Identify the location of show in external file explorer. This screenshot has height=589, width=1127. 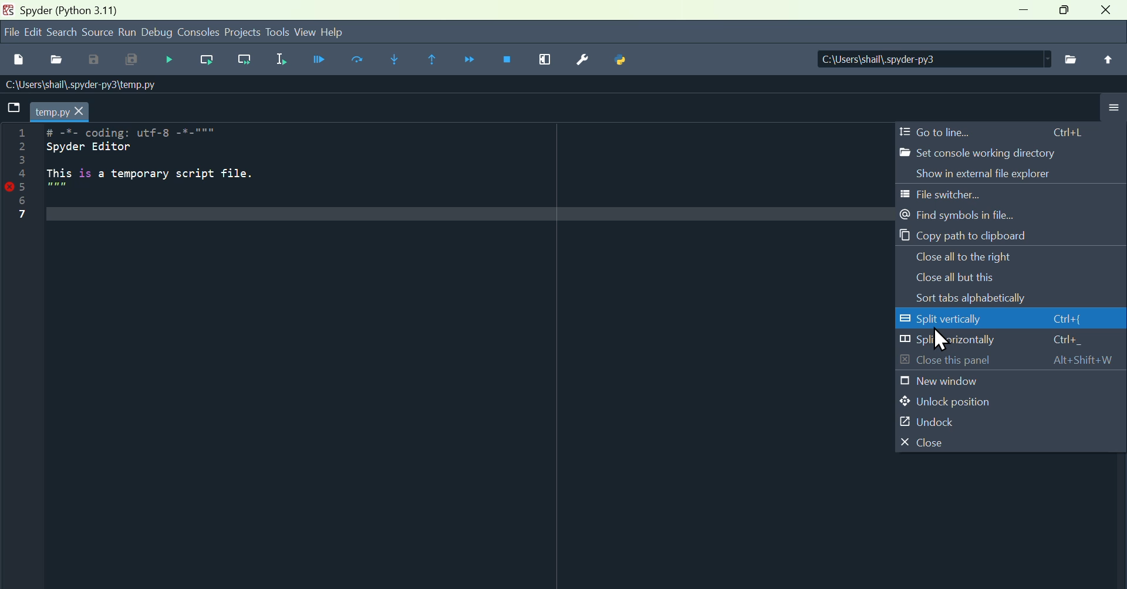
(1010, 174).